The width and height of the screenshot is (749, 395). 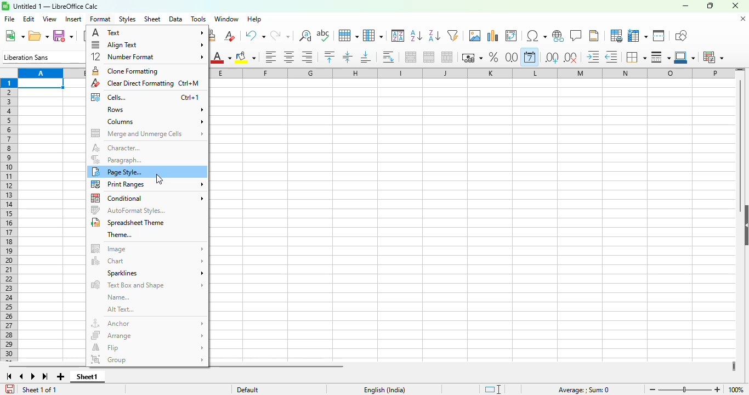 What do you see at coordinates (43, 57) in the screenshot?
I see `font name` at bounding box center [43, 57].